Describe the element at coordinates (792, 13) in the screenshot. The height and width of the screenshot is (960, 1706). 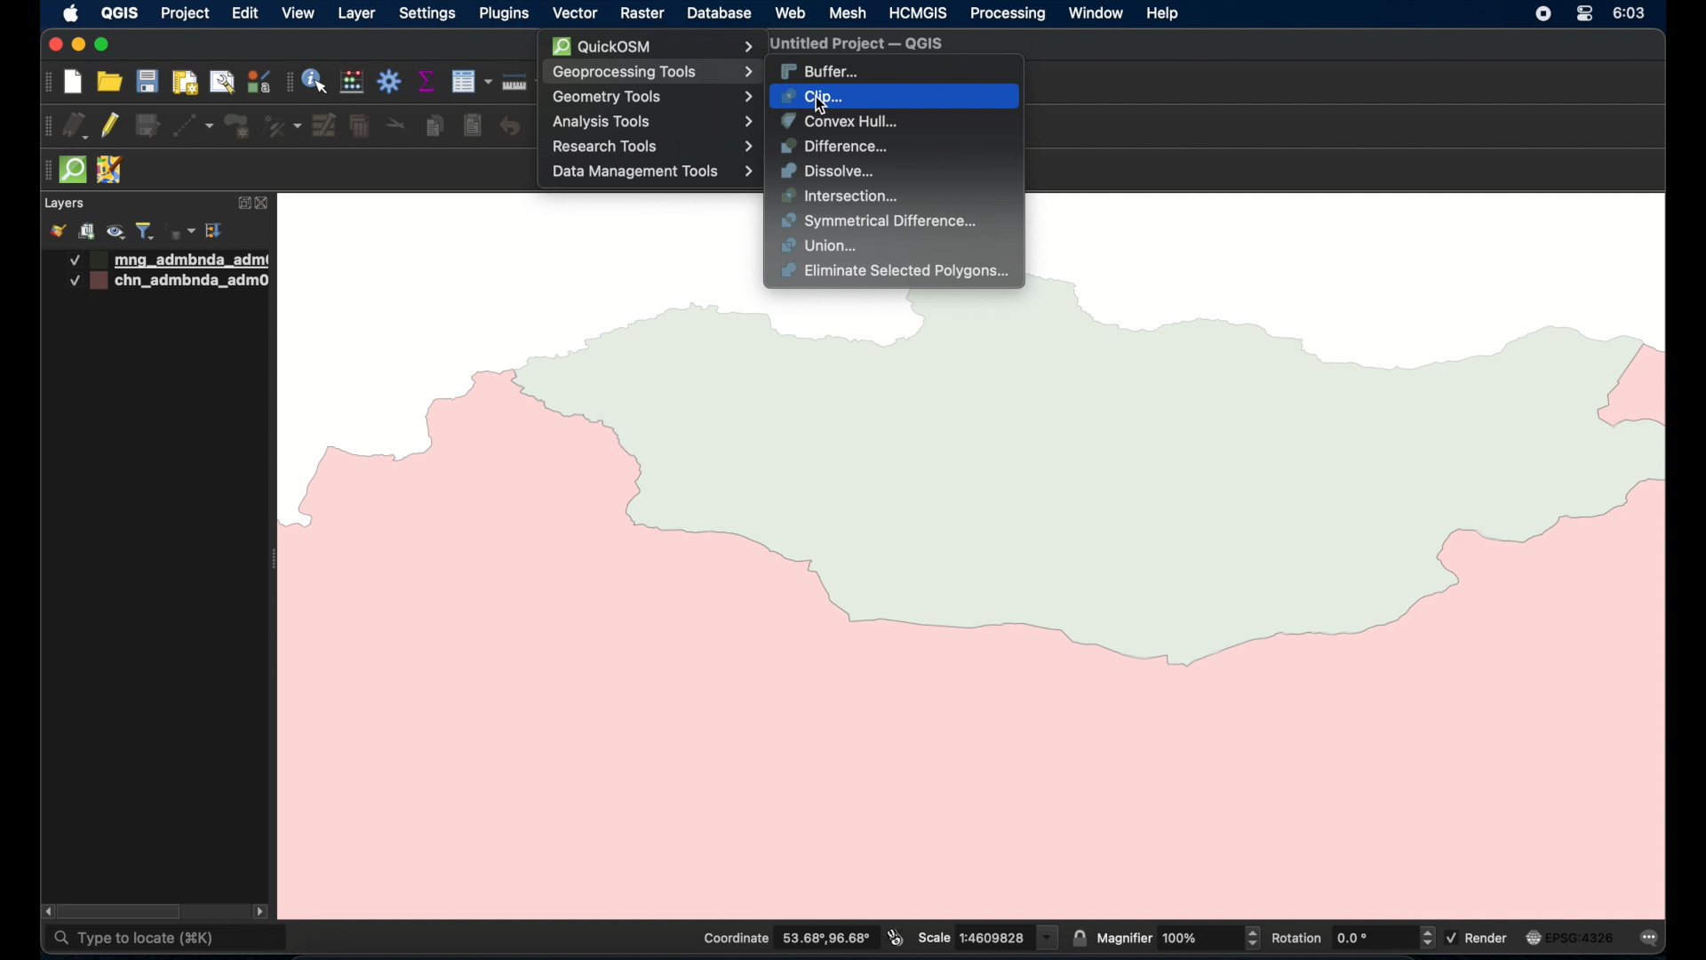
I see `web` at that location.